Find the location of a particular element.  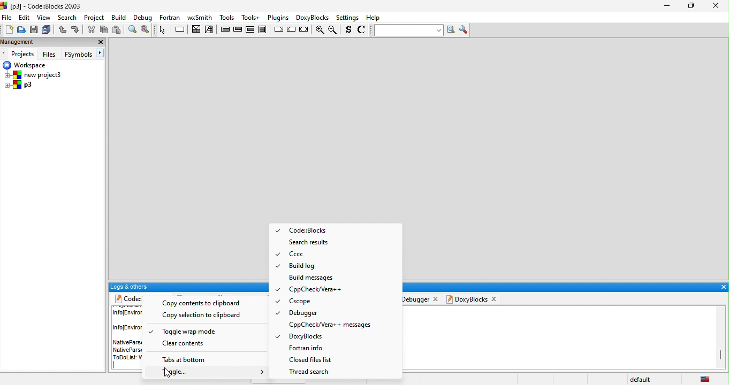

copy is located at coordinates (104, 30).